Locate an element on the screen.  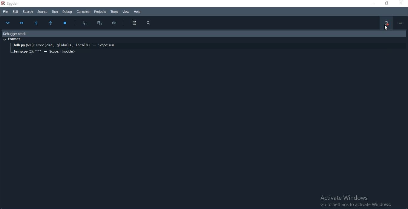
Start debugging after last error is located at coordinates (85, 23).